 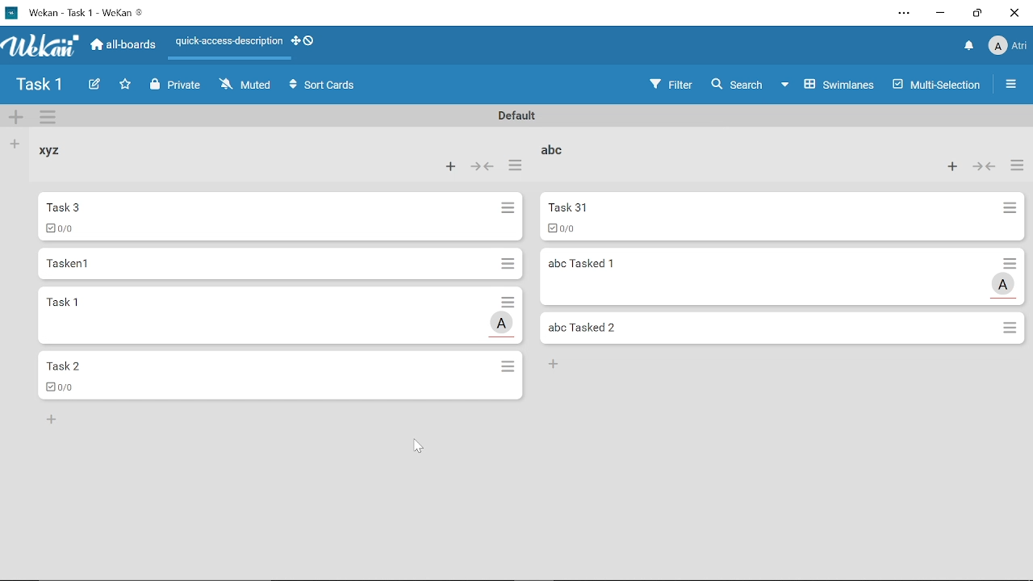 I want to click on Xyz, so click(x=51, y=152).